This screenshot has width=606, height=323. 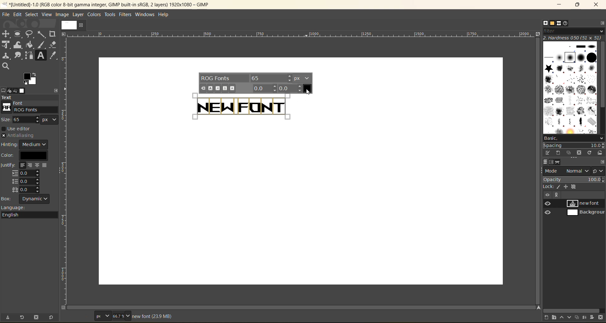 I want to click on close, so click(x=85, y=26).